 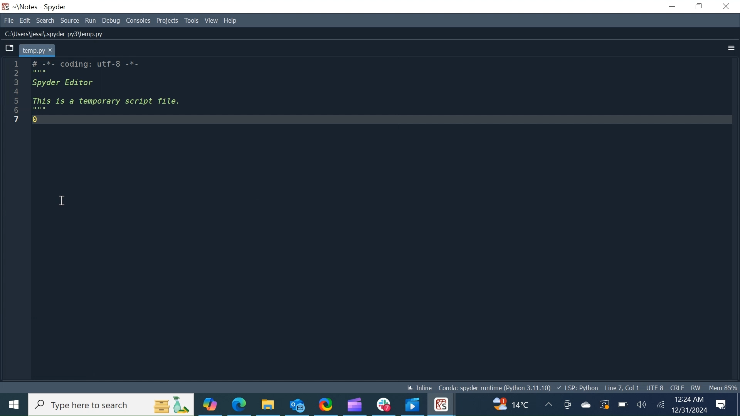 What do you see at coordinates (721, 404) in the screenshot?
I see `Notification` at bounding box center [721, 404].